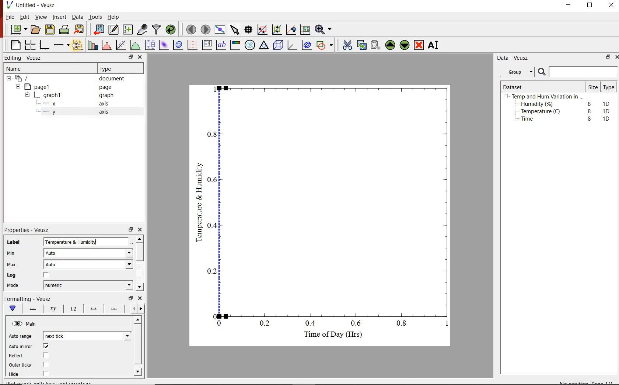 Image resolution: width=619 pixels, height=385 pixels. I want to click on plot box plots, so click(150, 45).